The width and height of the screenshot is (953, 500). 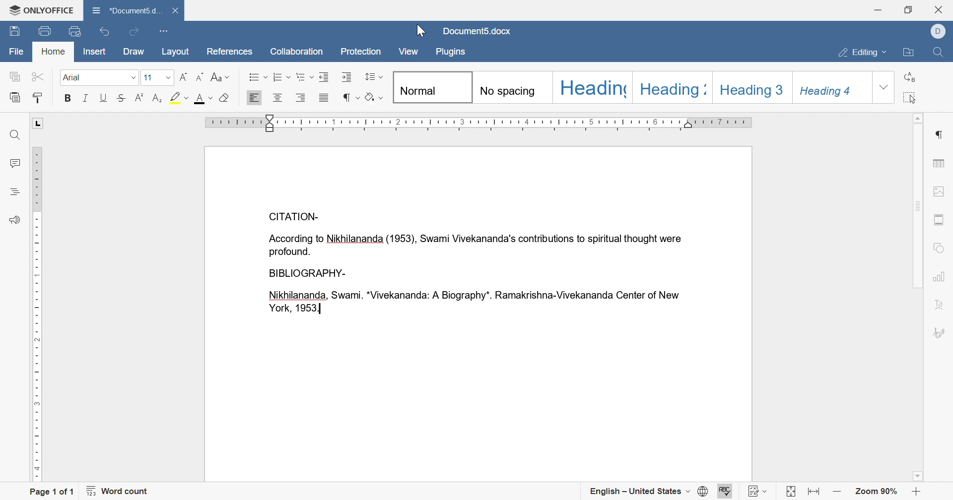 What do you see at coordinates (14, 51) in the screenshot?
I see `file` at bounding box center [14, 51].